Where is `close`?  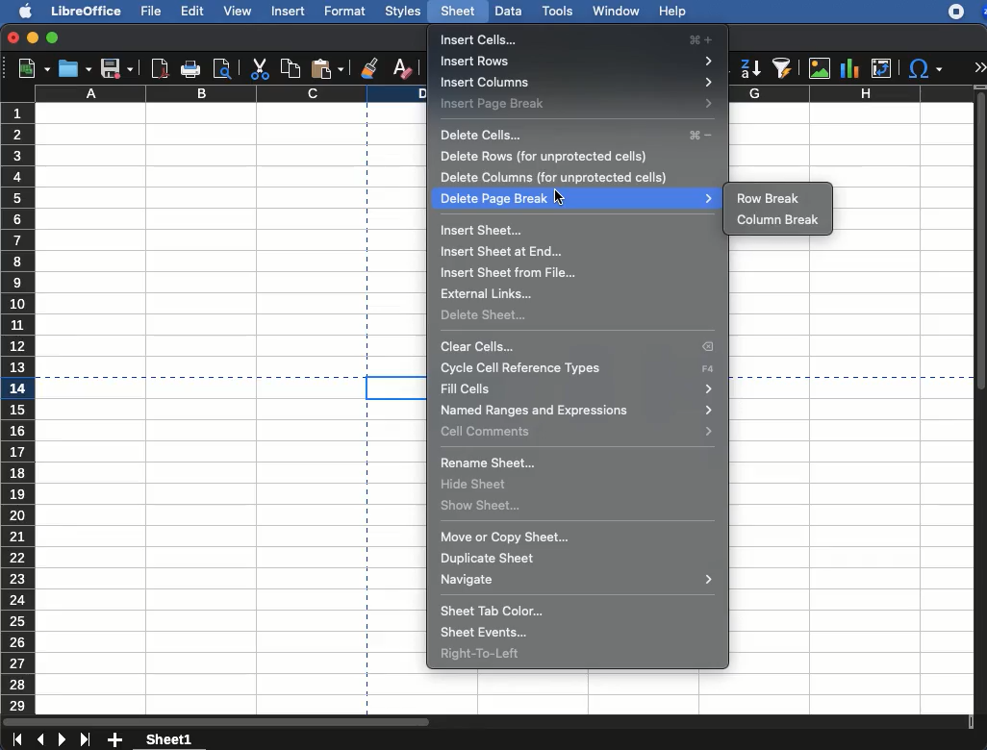 close is located at coordinates (13, 37).